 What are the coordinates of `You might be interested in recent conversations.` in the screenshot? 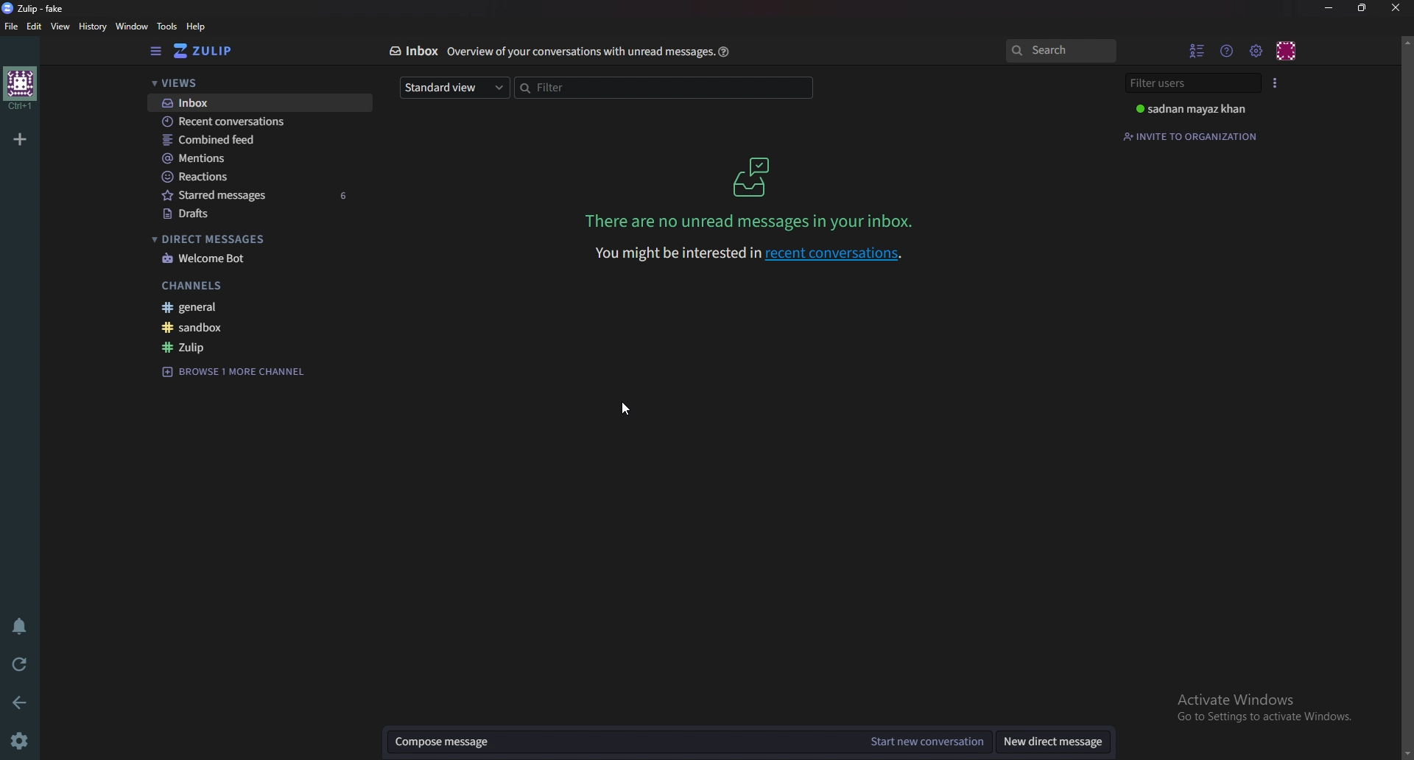 It's located at (754, 255).